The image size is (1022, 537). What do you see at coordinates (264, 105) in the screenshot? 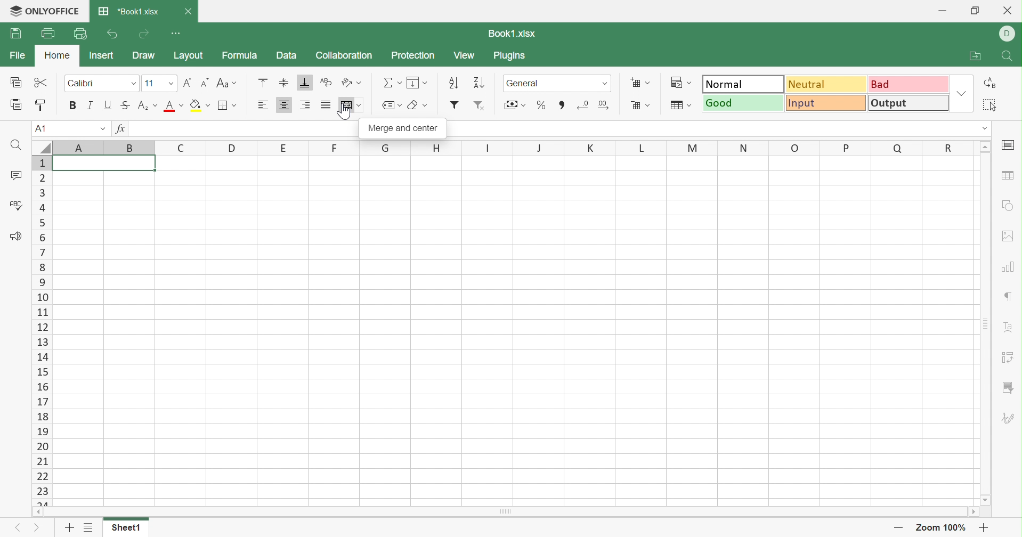
I see `Align Left` at bounding box center [264, 105].